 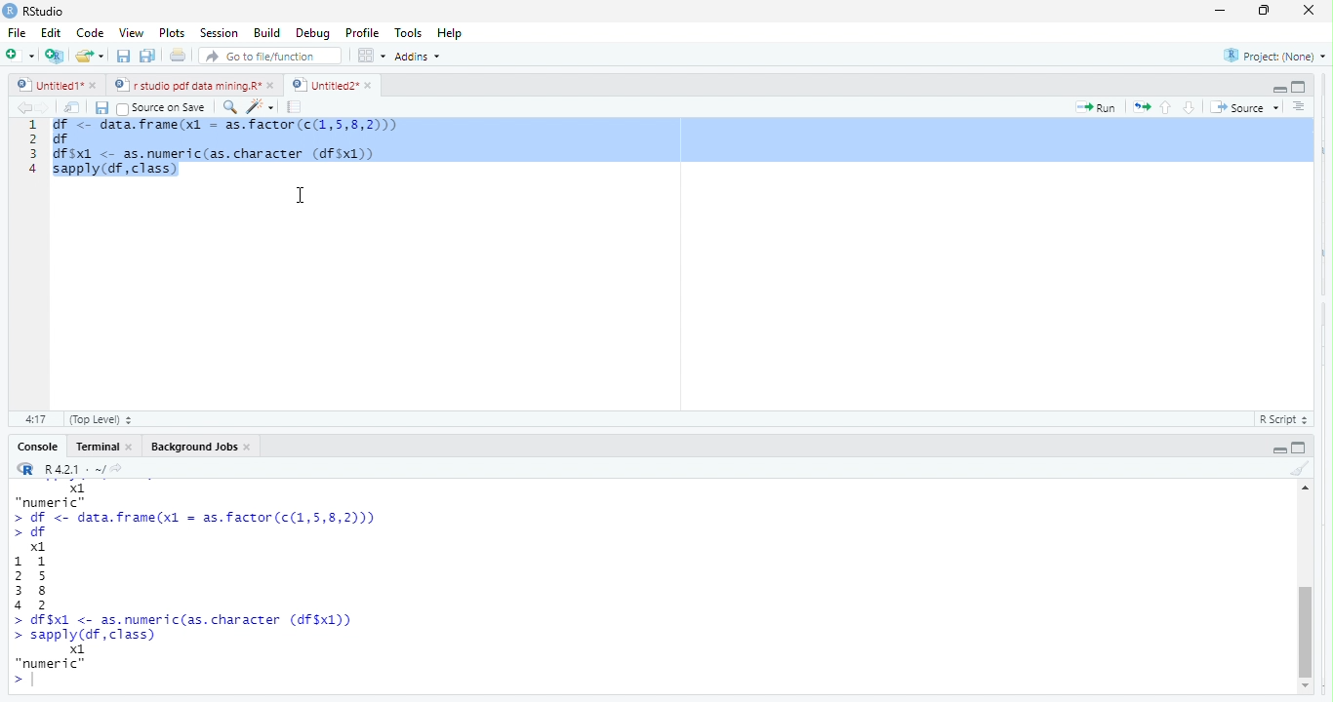 What do you see at coordinates (49, 85) in the screenshot?
I see ` Untitied1` at bounding box center [49, 85].